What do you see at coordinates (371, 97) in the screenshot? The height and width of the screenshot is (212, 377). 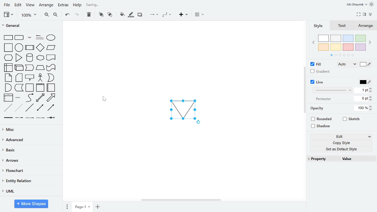 I see `increase perimeter` at bounding box center [371, 97].